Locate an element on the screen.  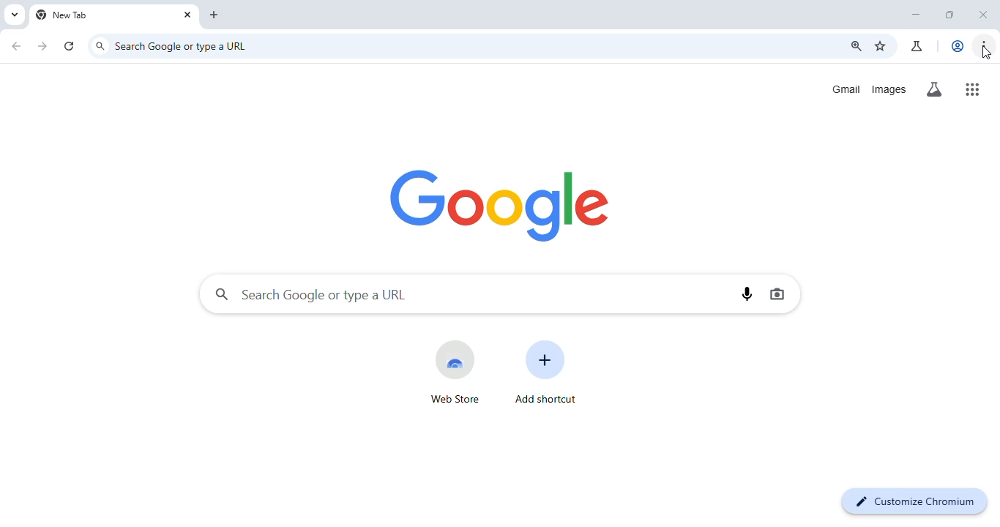
gmail is located at coordinates (847, 89).